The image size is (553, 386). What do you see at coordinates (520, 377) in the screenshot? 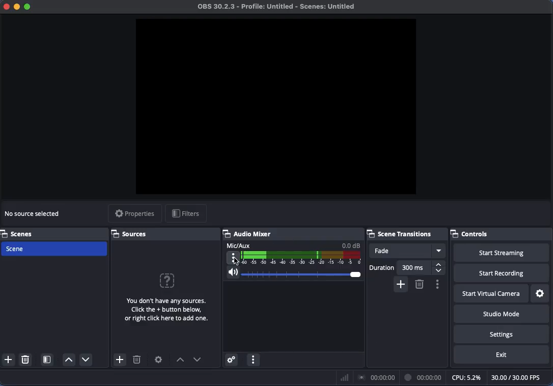
I see `FPS` at bounding box center [520, 377].